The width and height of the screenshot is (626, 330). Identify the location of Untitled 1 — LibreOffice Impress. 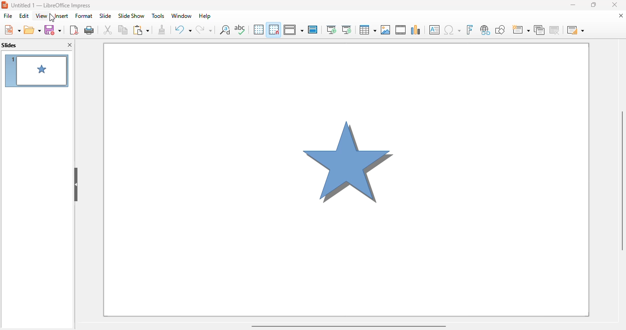
(55, 5).